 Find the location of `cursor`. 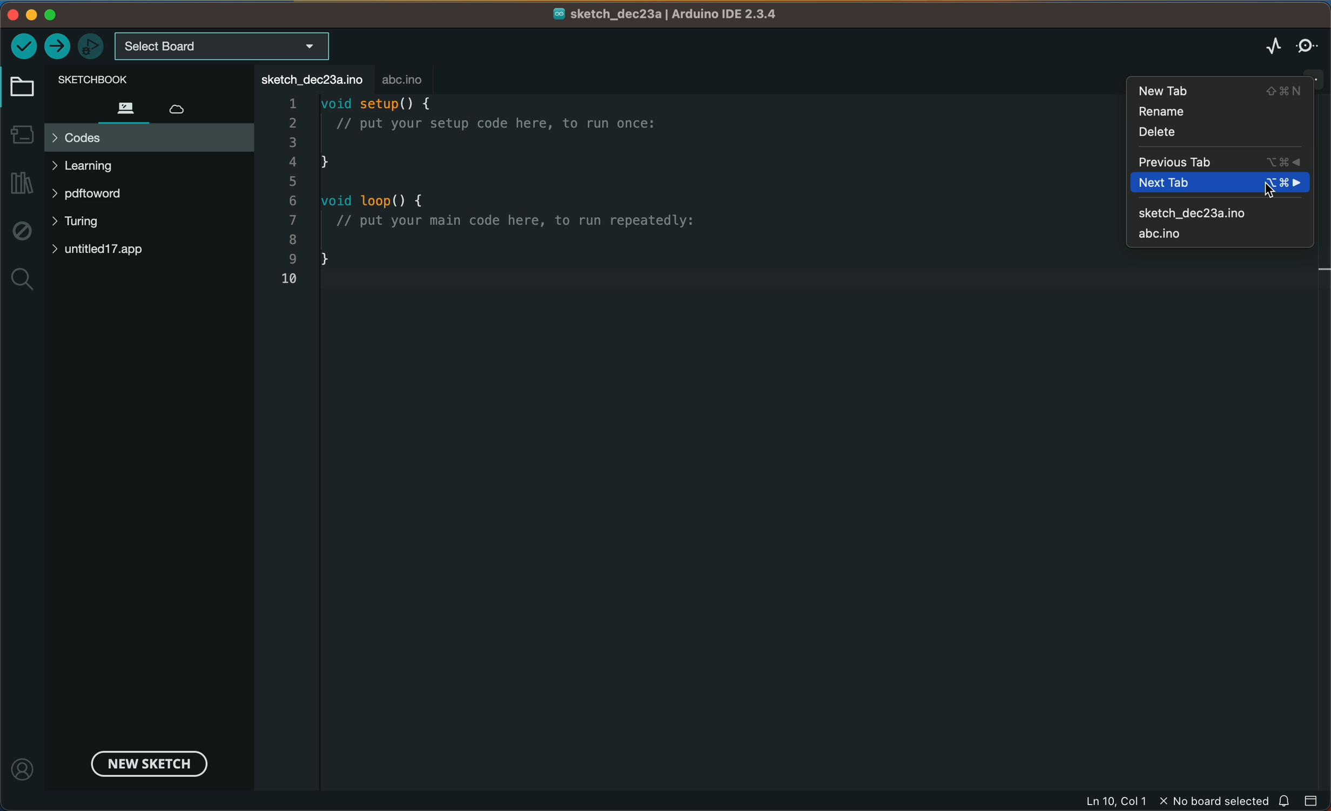

cursor is located at coordinates (1266, 184).